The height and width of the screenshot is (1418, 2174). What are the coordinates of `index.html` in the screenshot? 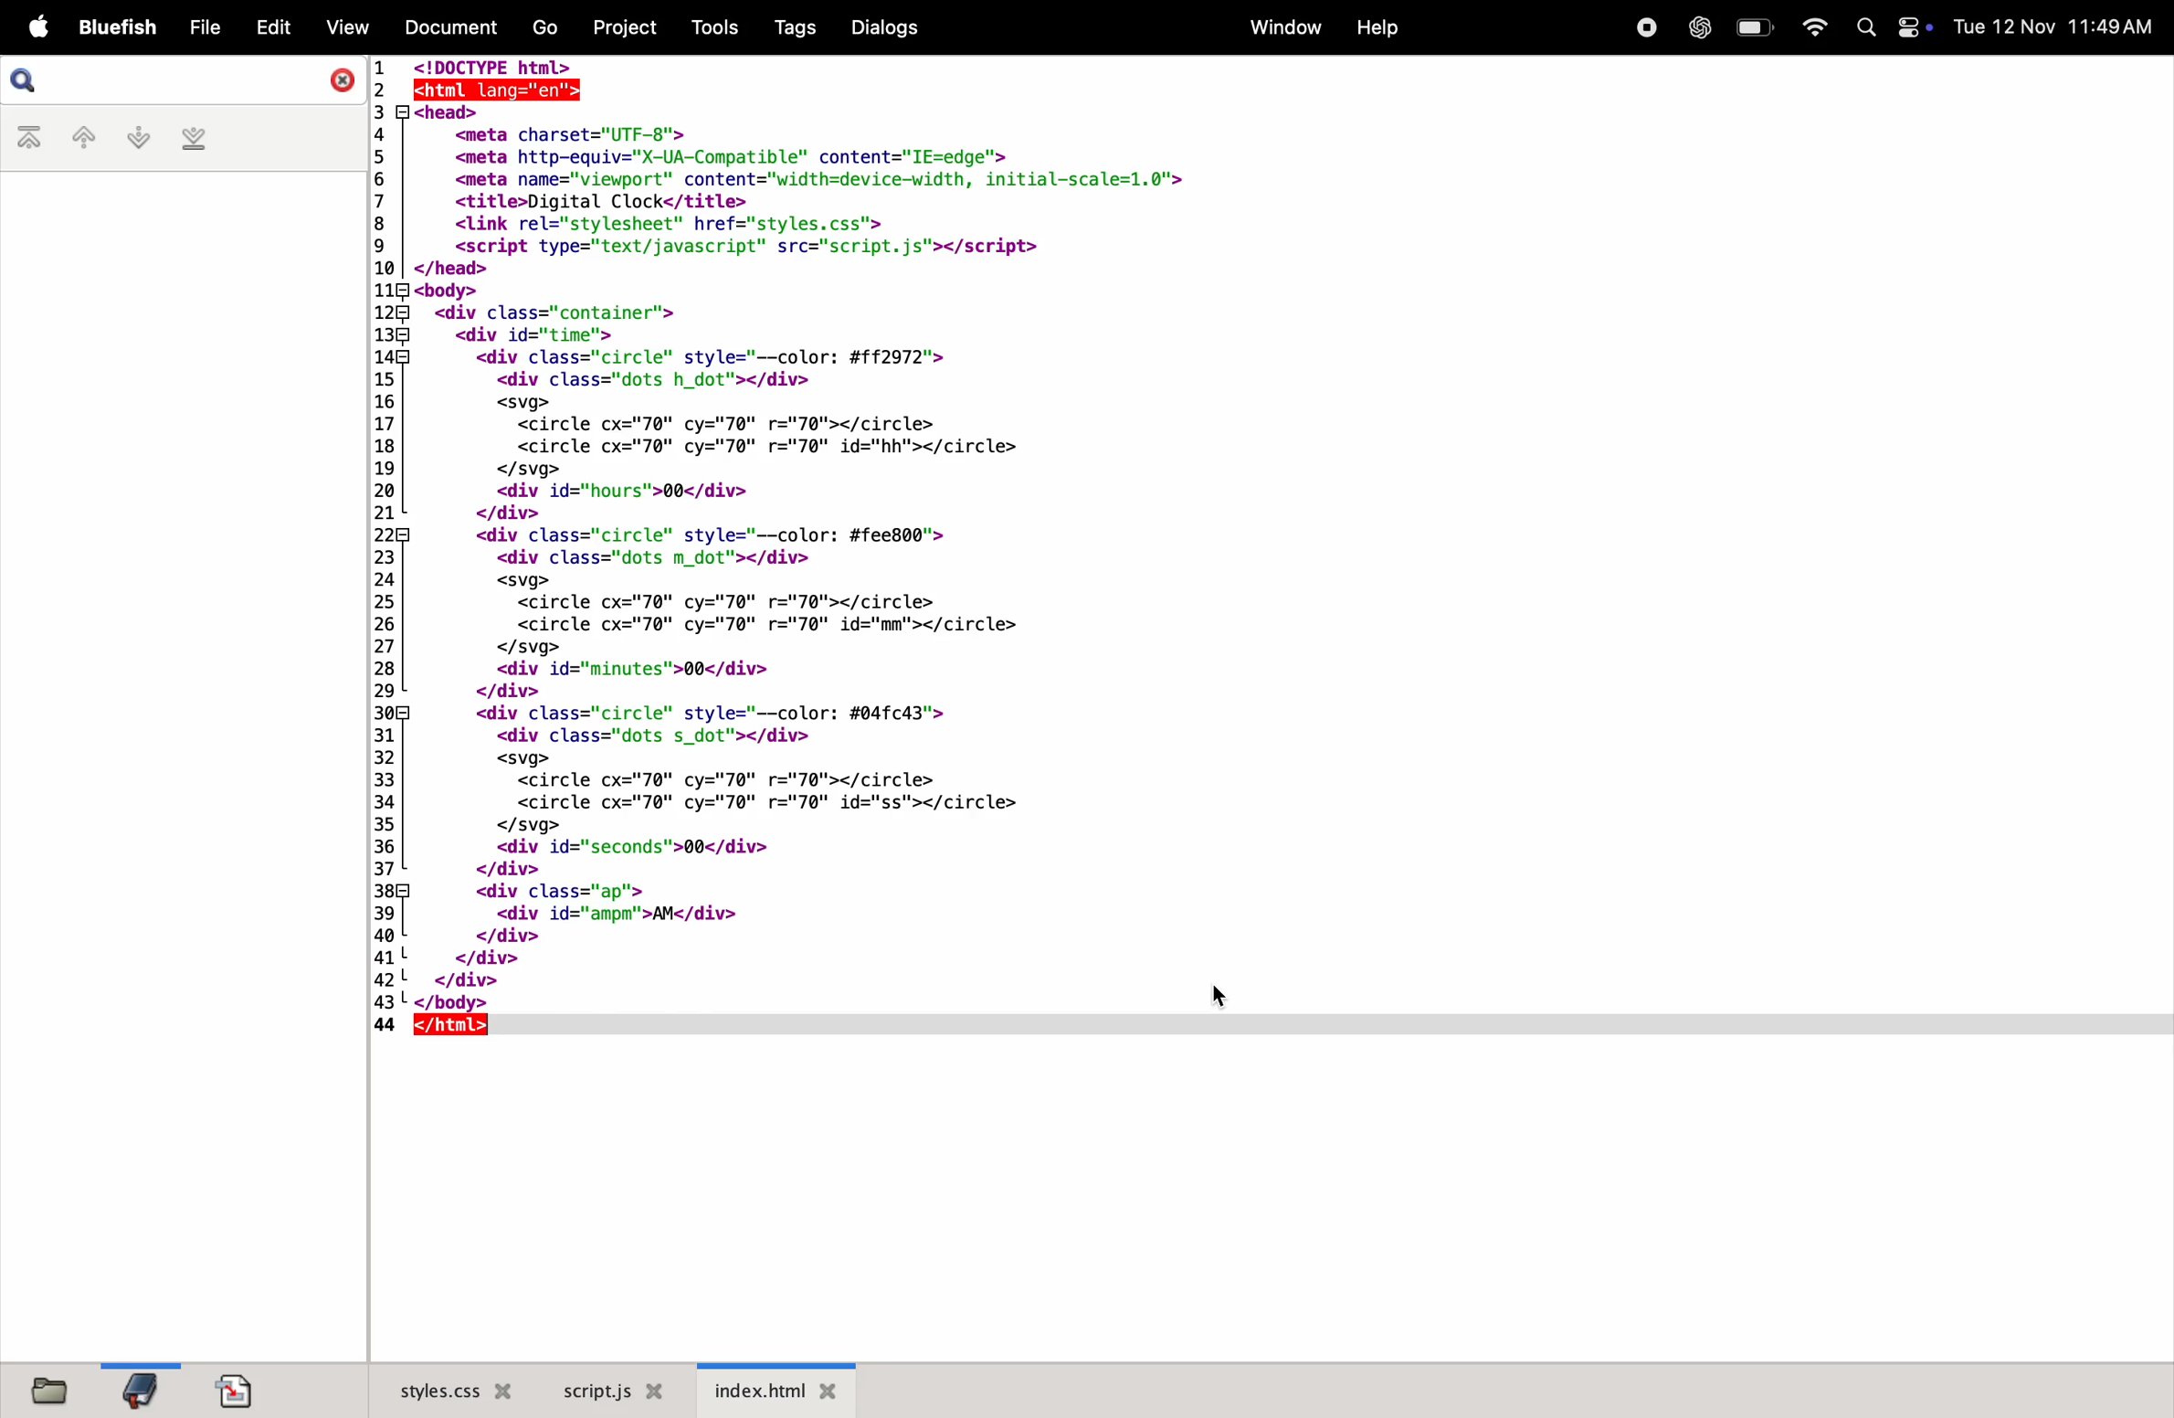 It's located at (775, 1388).